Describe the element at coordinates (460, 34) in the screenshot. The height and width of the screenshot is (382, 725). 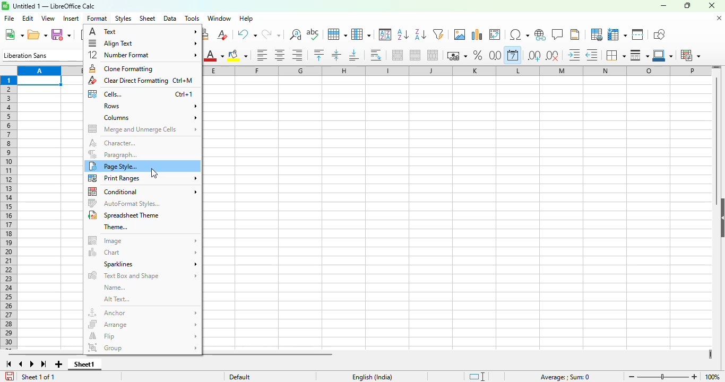
I see `insert image` at that location.